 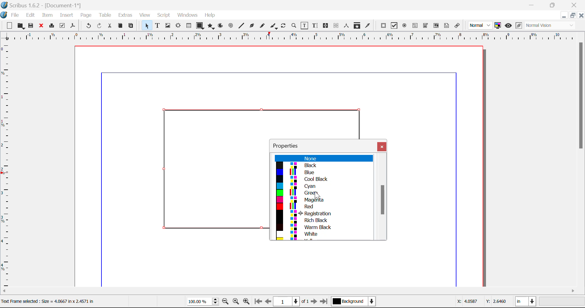 I want to click on Close, so click(x=575, y=5).